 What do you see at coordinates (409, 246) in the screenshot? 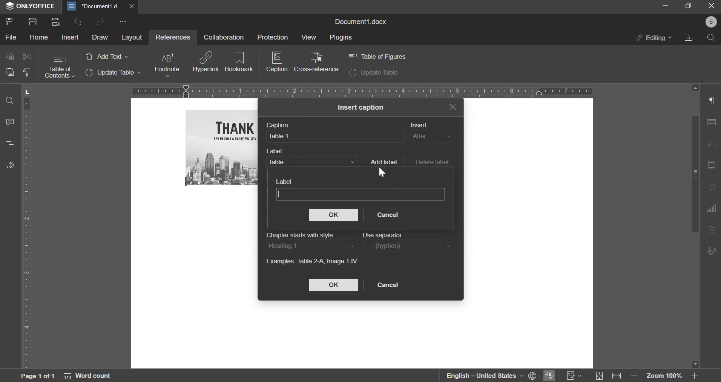
I see `use separator` at bounding box center [409, 246].